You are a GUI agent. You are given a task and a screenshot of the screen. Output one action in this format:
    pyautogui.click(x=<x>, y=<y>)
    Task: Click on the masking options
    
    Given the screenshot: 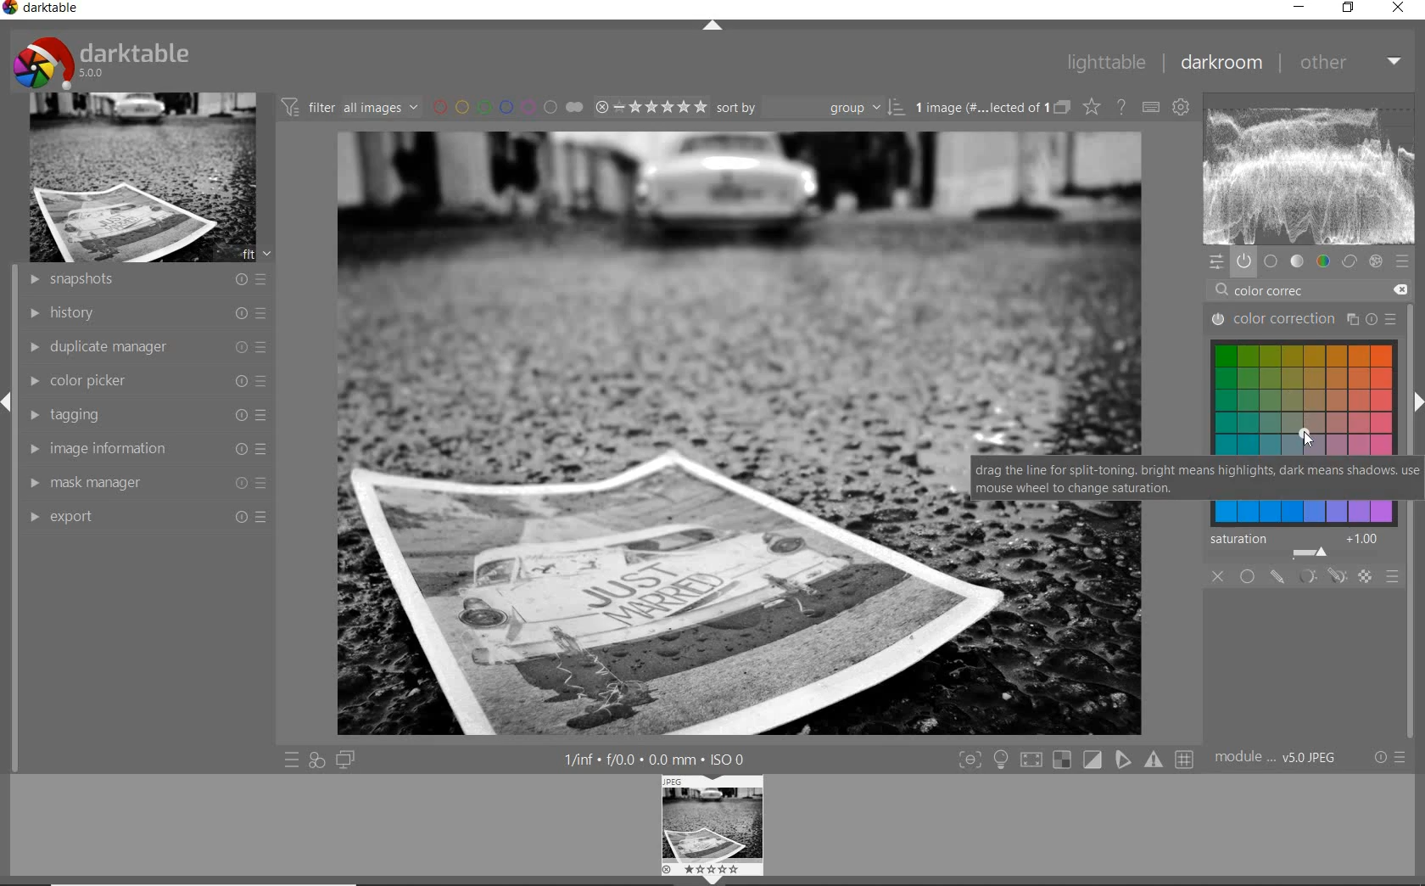 What is the action you would take?
    pyautogui.click(x=1319, y=576)
    